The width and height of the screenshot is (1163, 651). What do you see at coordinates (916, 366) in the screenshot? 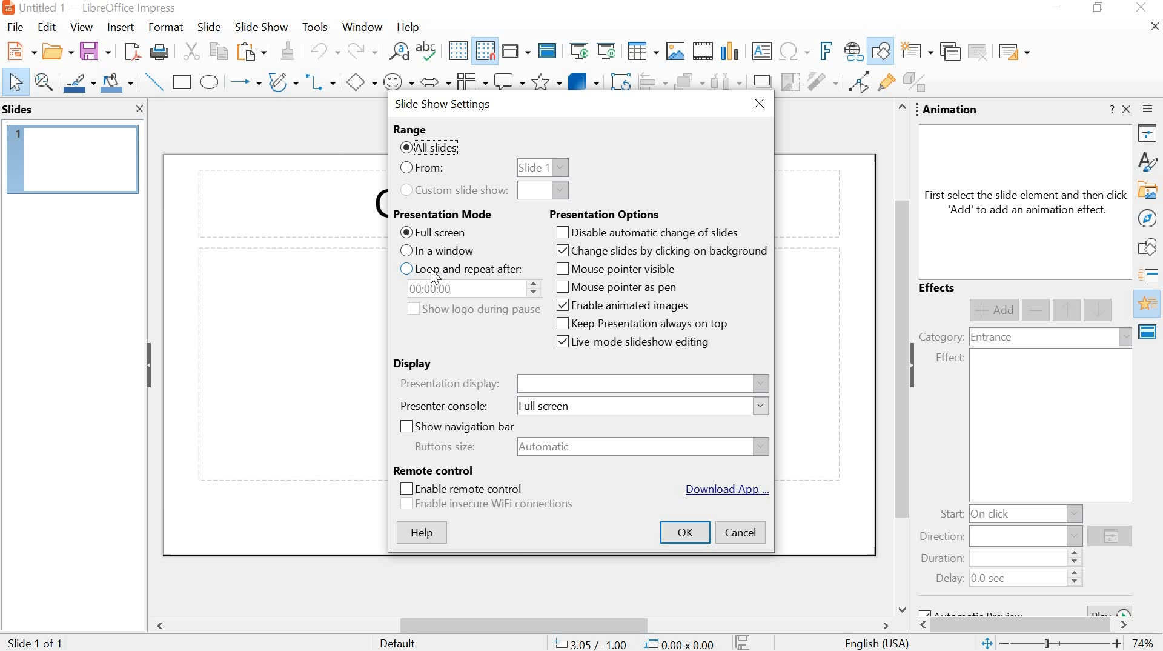
I see `collapse` at bounding box center [916, 366].